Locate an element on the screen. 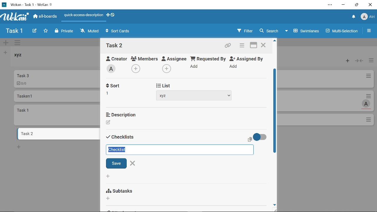  Add list is located at coordinates (5, 52).